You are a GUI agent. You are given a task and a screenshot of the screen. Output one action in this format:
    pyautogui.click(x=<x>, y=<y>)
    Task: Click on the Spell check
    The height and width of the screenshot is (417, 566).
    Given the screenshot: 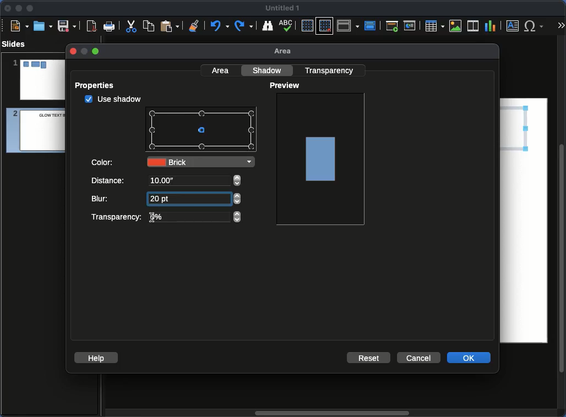 What is the action you would take?
    pyautogui.click(x=287, y=26)
    